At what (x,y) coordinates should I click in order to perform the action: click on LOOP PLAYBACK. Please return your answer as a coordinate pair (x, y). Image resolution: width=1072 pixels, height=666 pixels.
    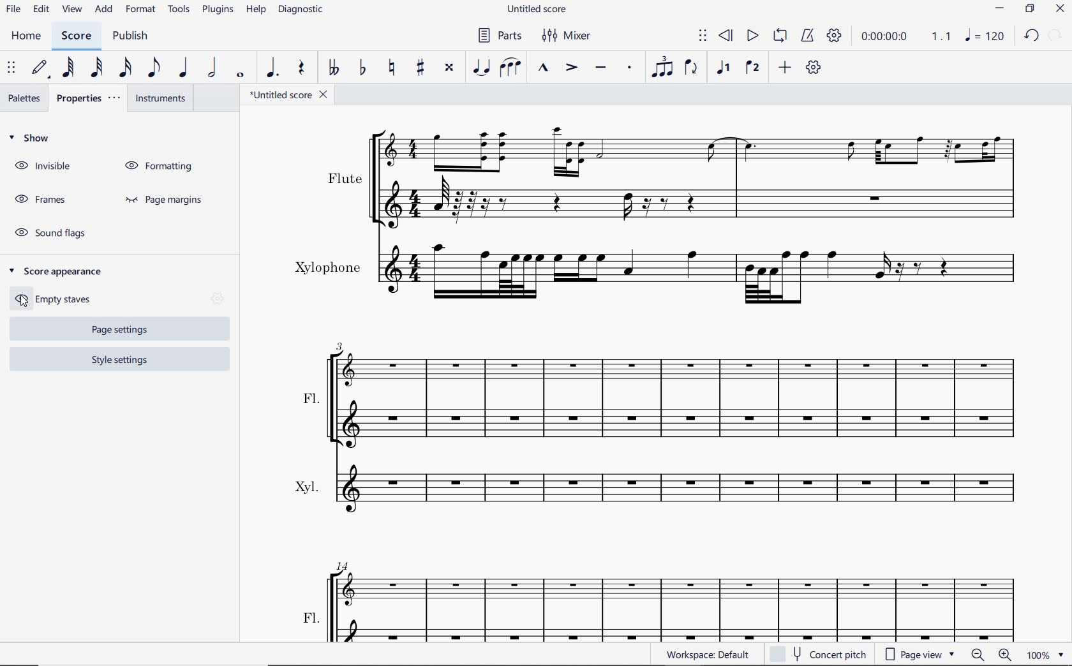
    Looking at the image, I should click on (780, 36).